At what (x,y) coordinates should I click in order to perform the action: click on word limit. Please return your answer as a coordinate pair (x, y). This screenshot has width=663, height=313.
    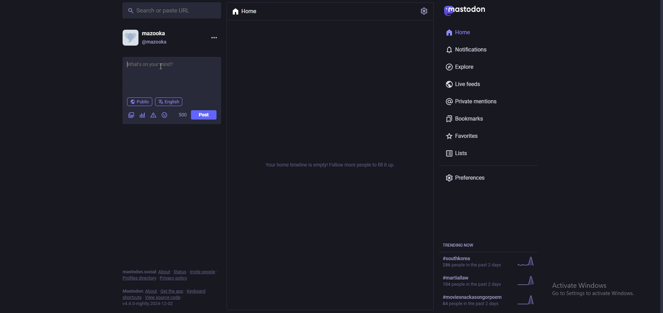
    Looking at the image, I should click on (182, 115).